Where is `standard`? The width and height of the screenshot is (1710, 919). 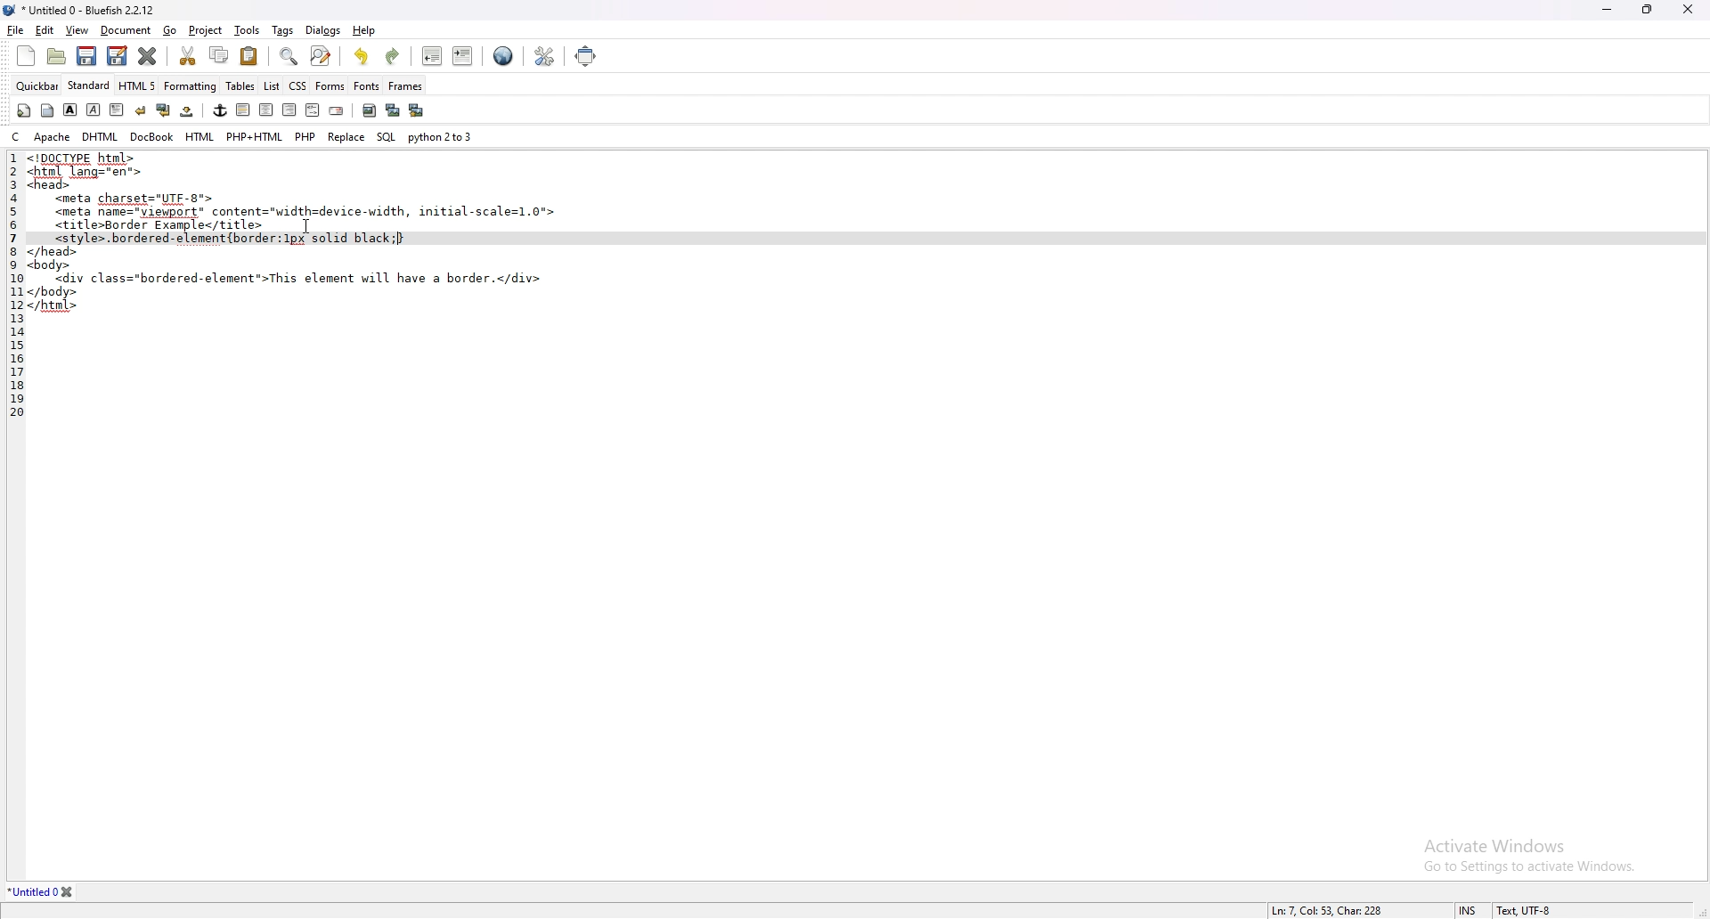 standard is located at coordinates (89, 85).